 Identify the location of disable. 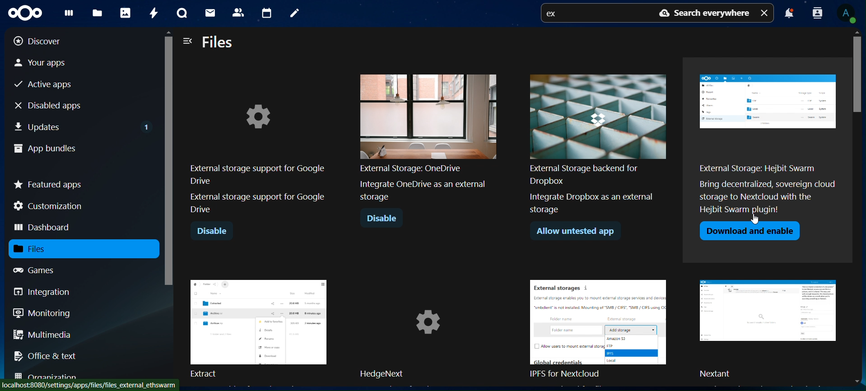
(383, 219).